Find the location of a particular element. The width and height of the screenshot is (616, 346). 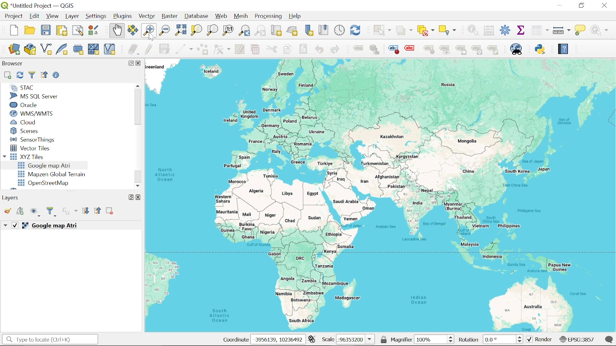

cursor is located at coordinates (151, 38).